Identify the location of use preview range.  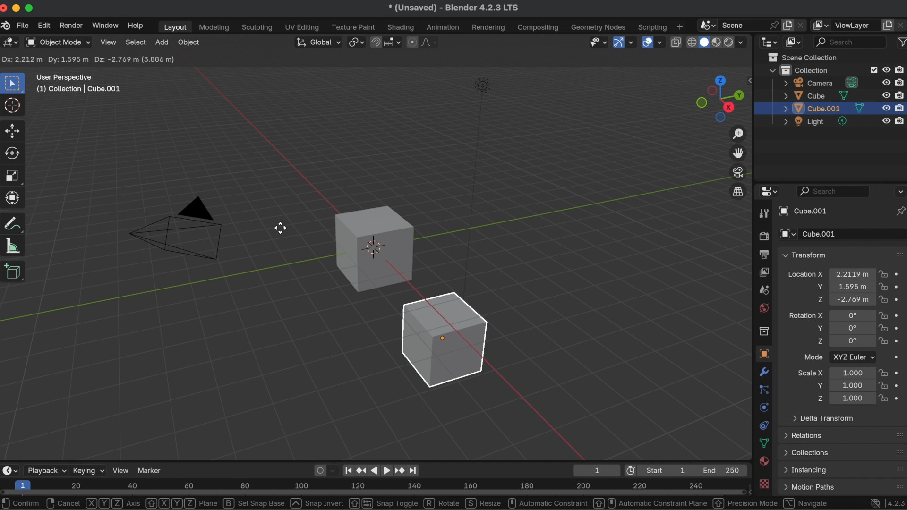
(633, 470).